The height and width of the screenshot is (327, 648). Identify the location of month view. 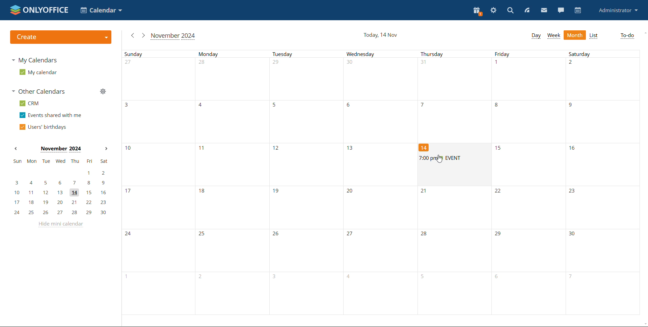
(575, 35).